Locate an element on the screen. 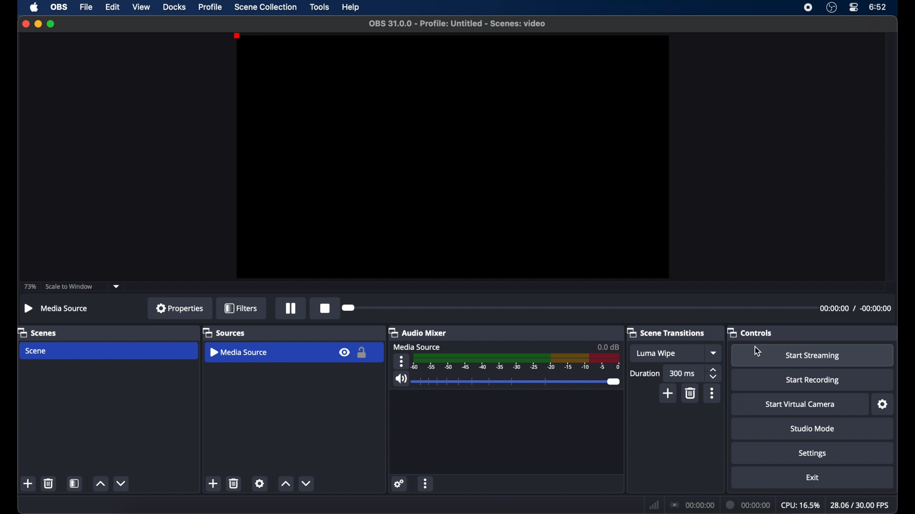 This screenshot has height=514, width=915. help is located at coordinates (351, 8).